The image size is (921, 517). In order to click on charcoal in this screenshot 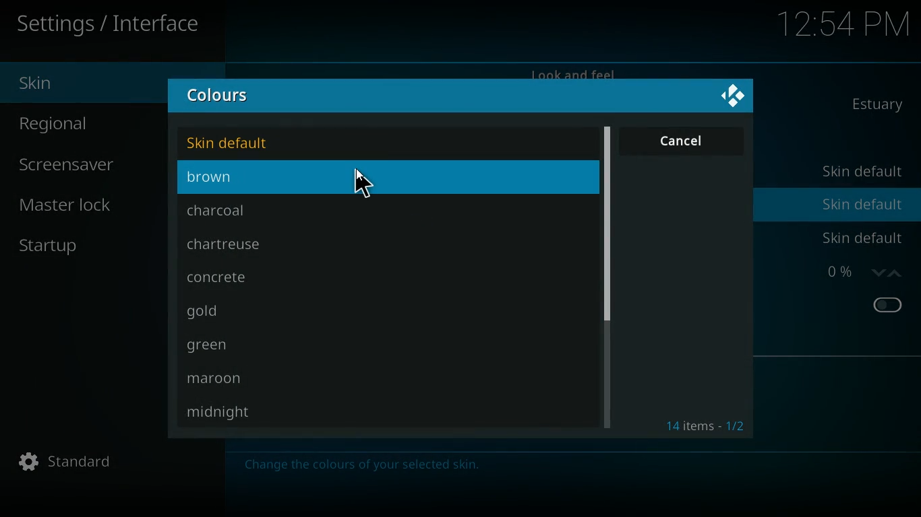, I will do `click(250, 210)`.